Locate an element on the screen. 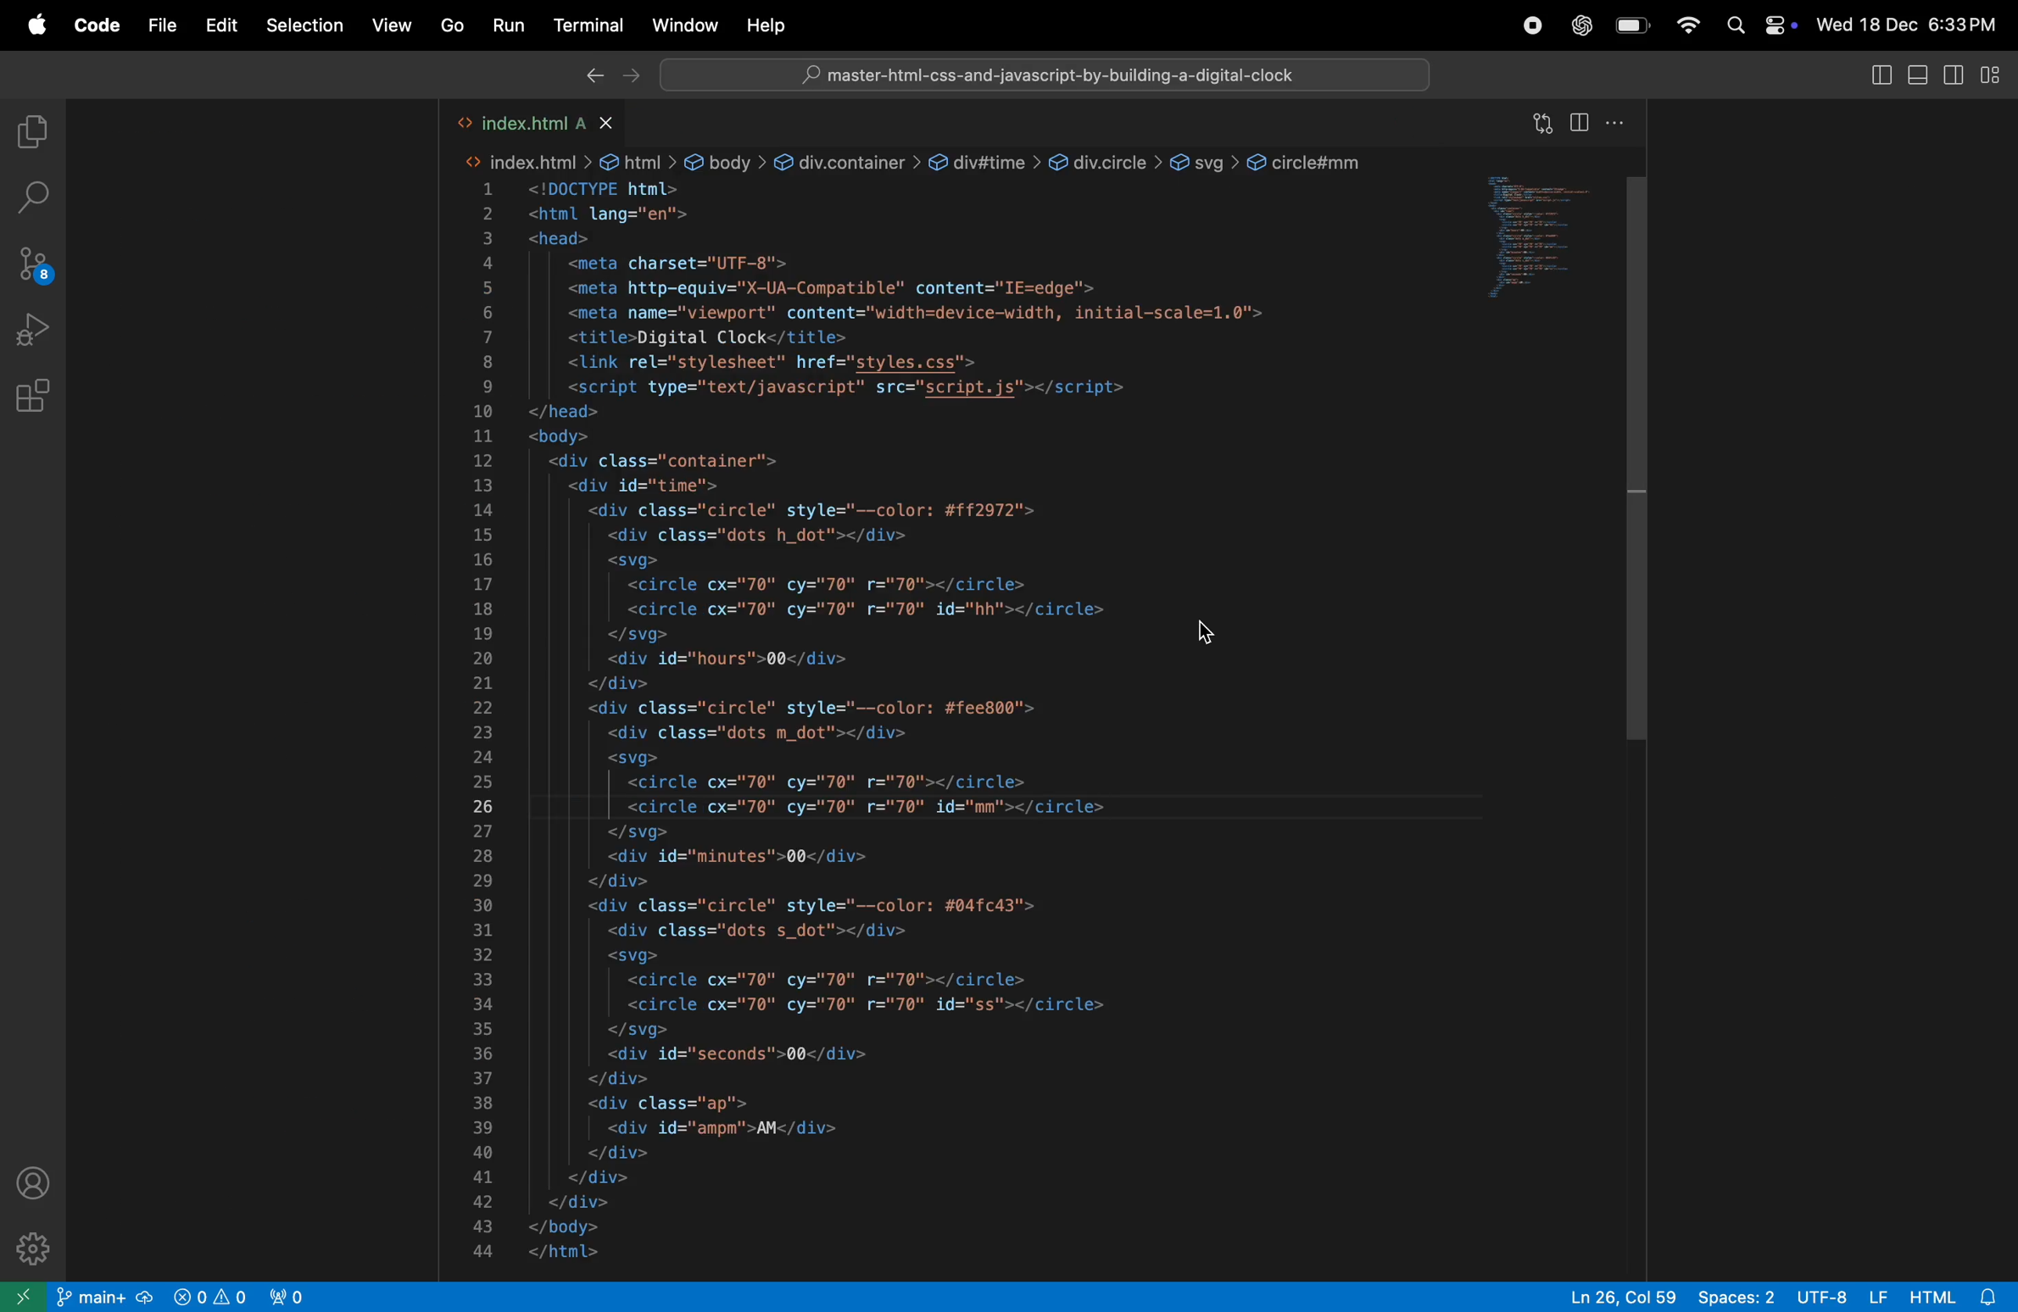  utf-8 lf is located at coordinates (1838, 1295).